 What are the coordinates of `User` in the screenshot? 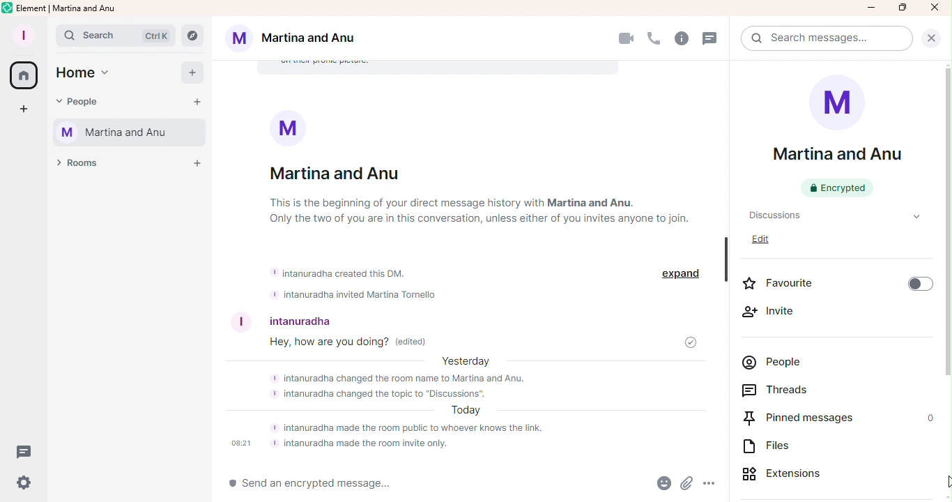 It's located at (281, 317).